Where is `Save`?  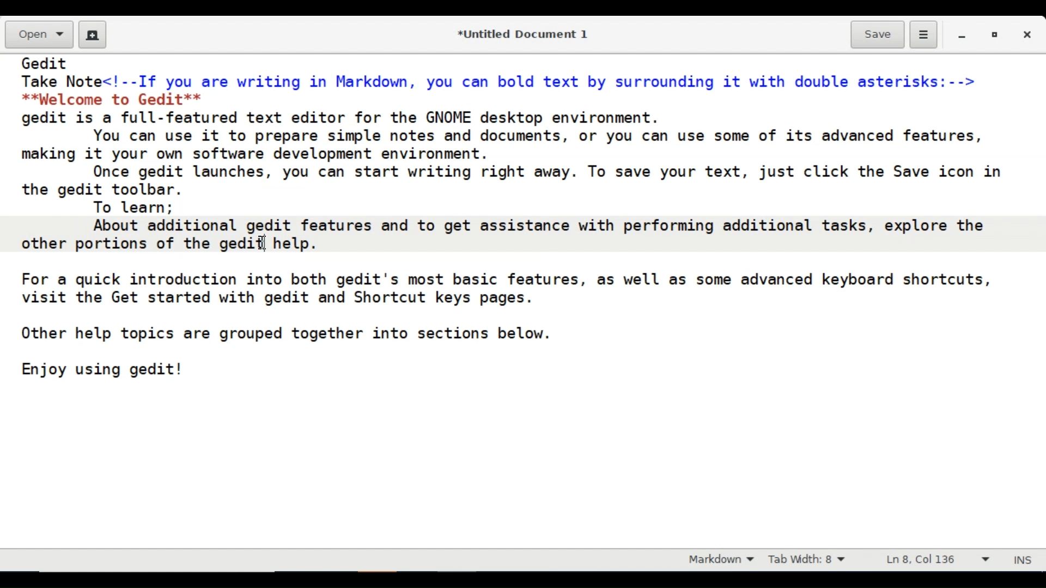 Save is located at coordinates (878, 34).